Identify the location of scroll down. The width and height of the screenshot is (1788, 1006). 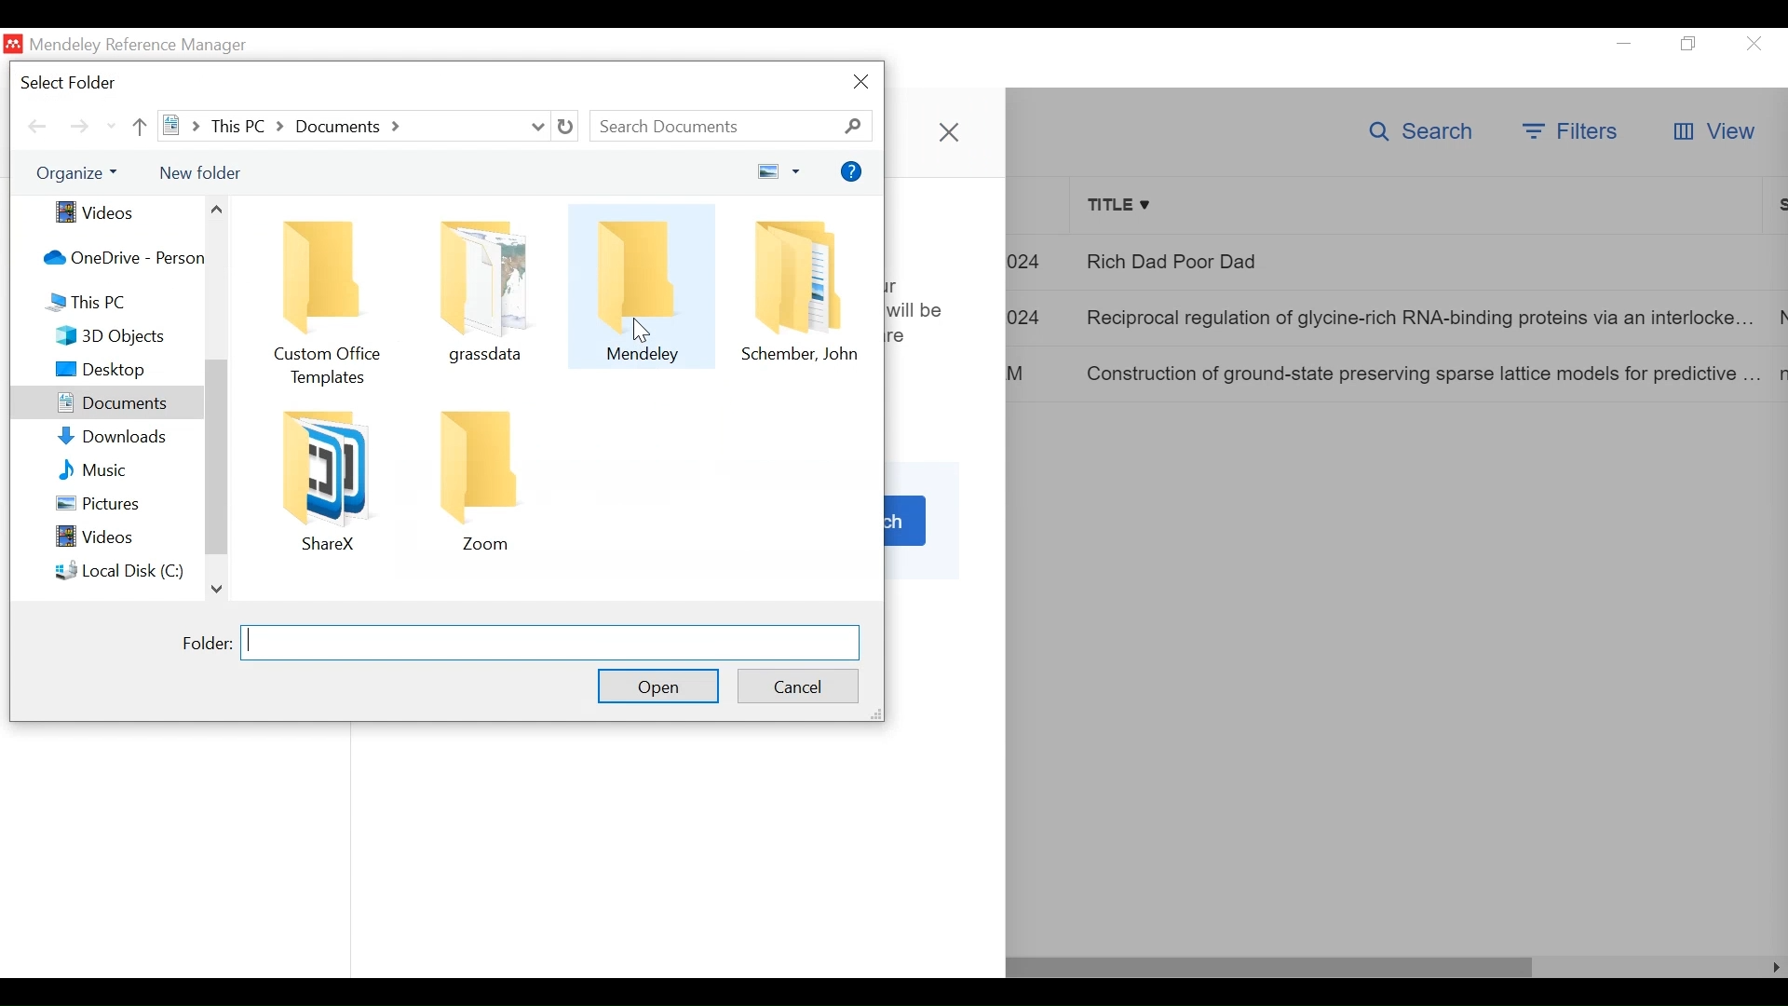
(112, 128).